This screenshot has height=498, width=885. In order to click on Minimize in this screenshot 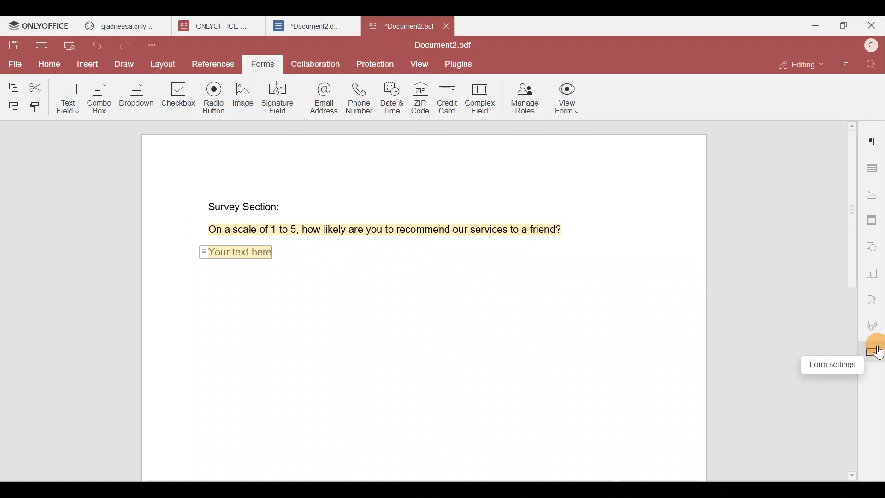, I will do `click(813, 24)`.